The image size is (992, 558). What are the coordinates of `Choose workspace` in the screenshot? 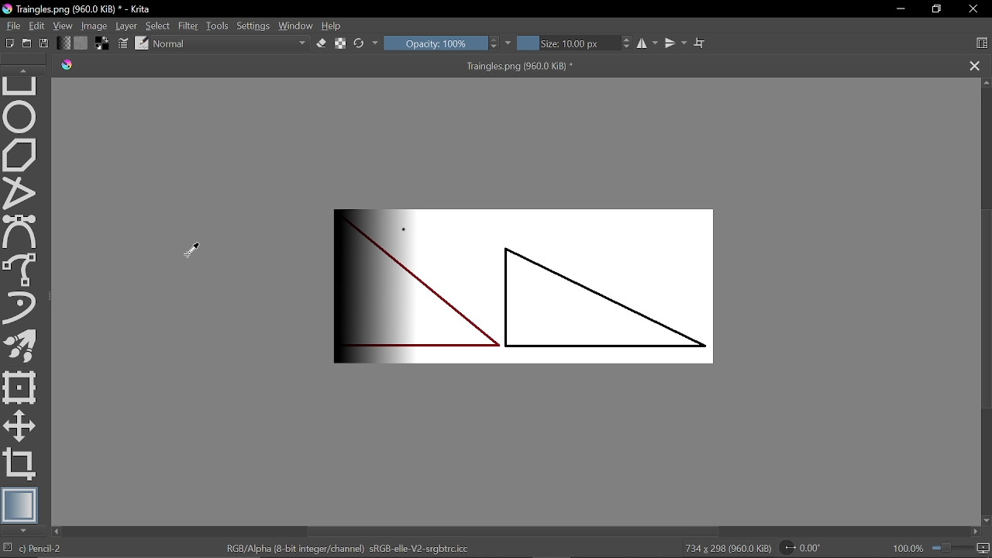 It's located at (982, 43).